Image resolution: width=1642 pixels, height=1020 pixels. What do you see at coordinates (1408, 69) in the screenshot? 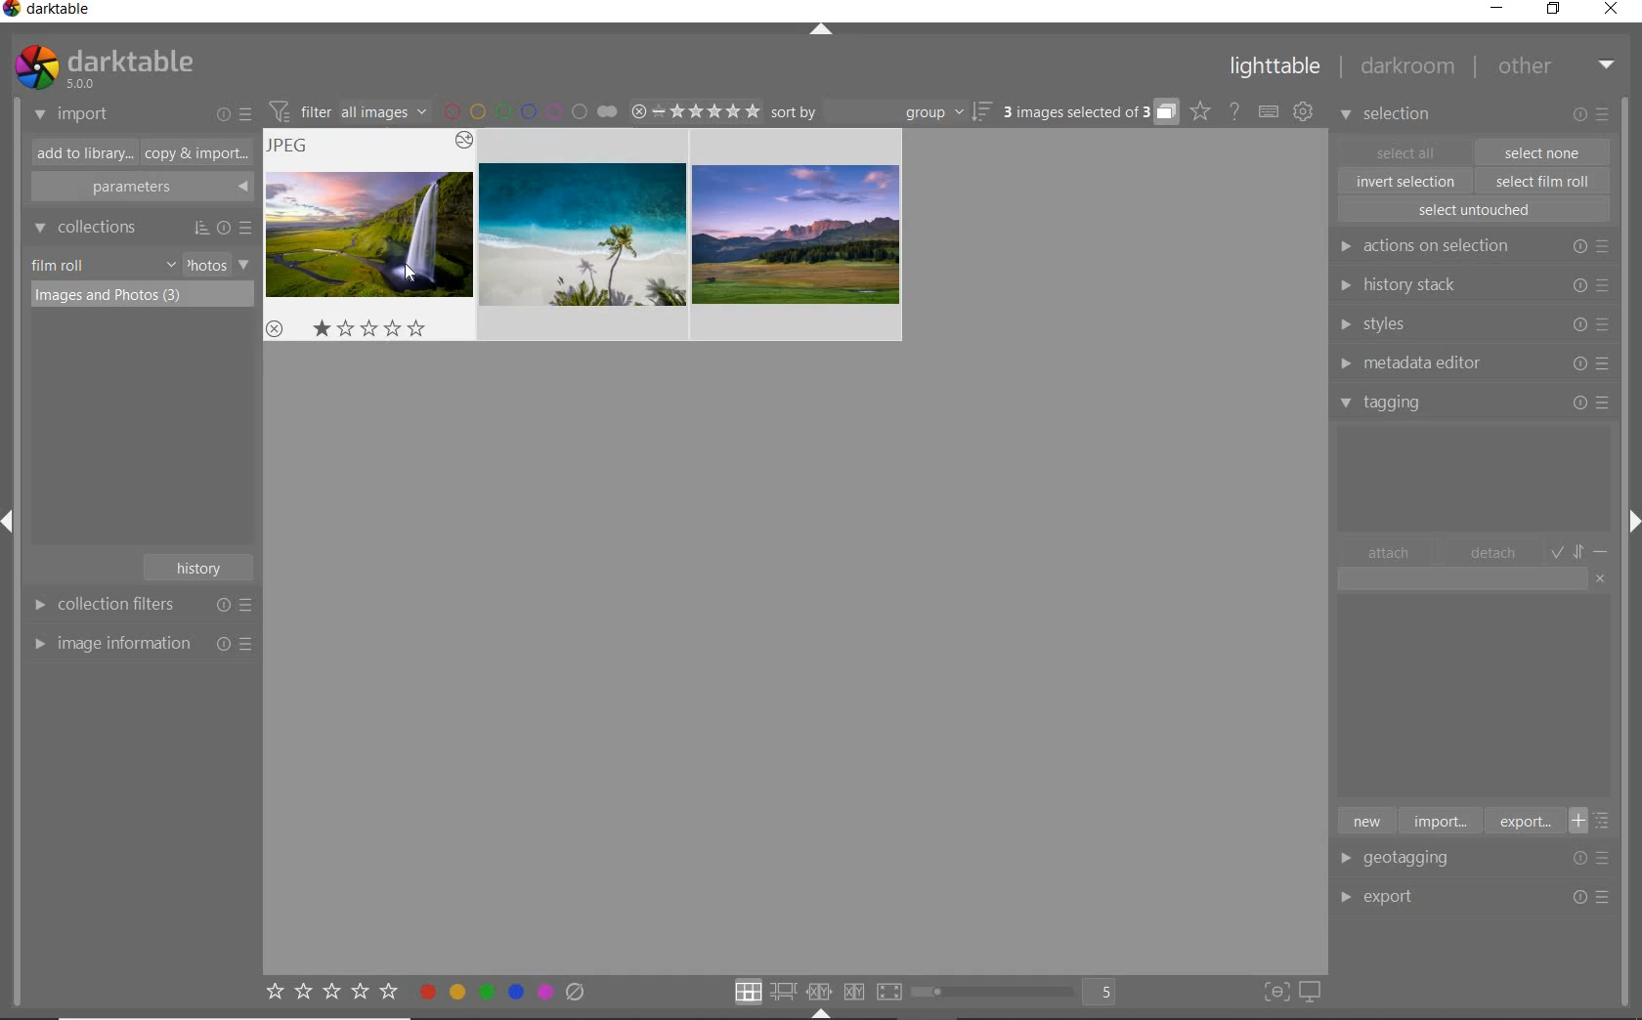
I see `darkroom` at bounding box center [1408, 69].